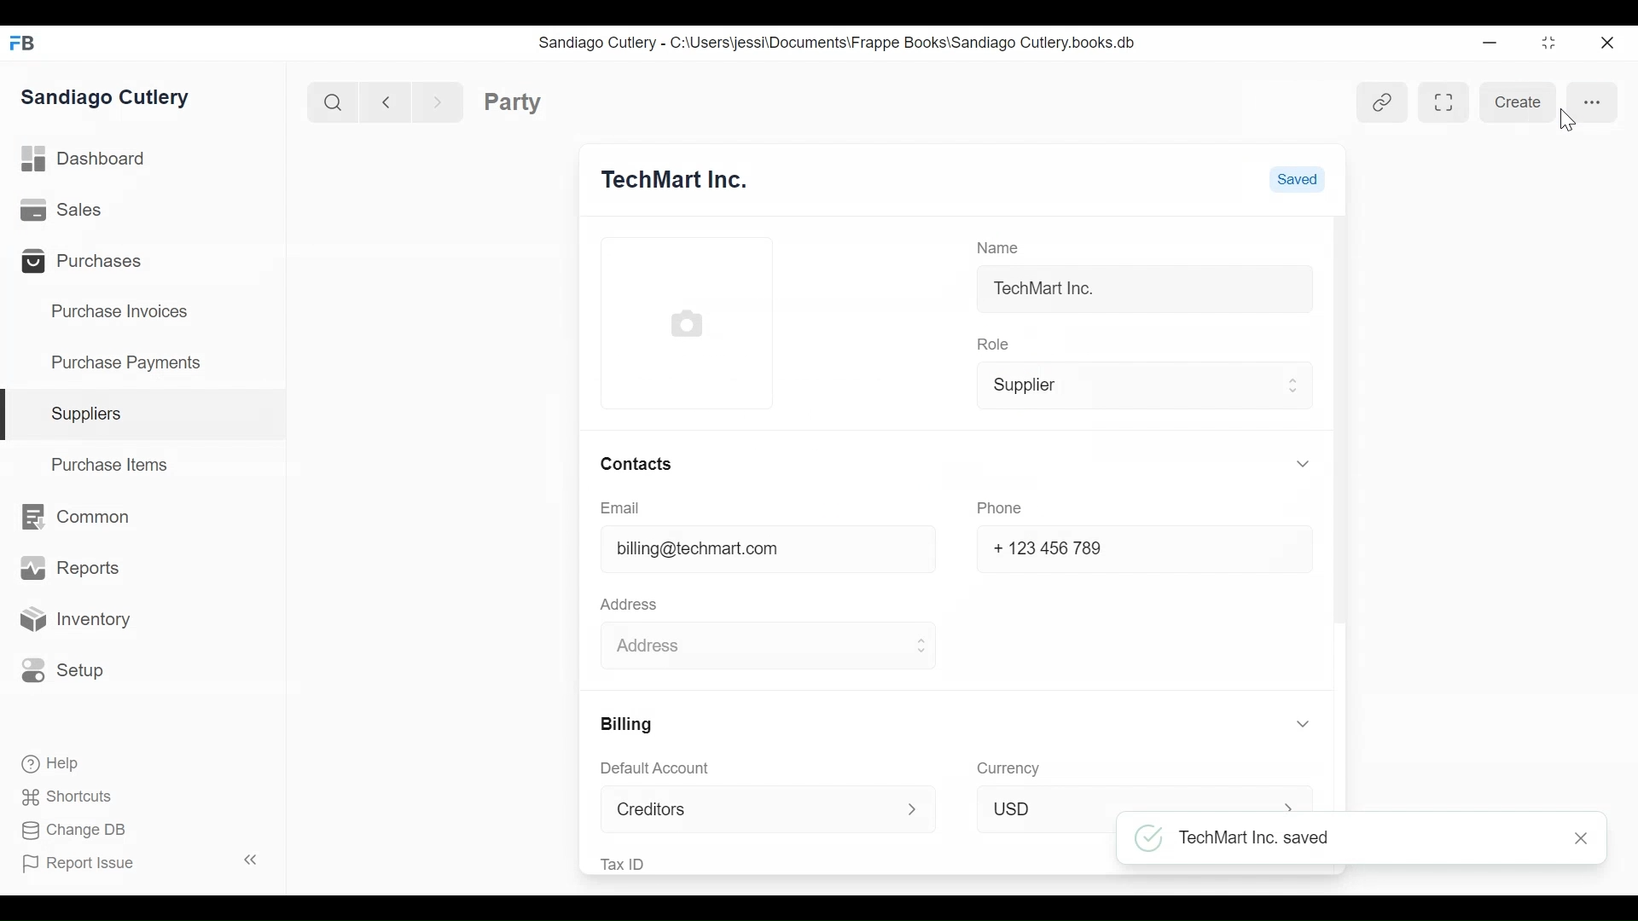  Describe the element at coordinates (636, 461) in the screenshot. I see `Contacts` at that location.